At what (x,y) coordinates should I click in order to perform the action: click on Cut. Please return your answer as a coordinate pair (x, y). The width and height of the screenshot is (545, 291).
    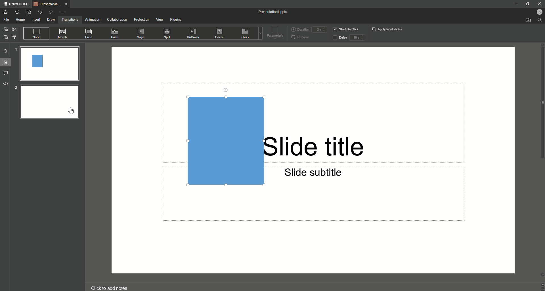
    Looking at the image, I should click on (16, 29).